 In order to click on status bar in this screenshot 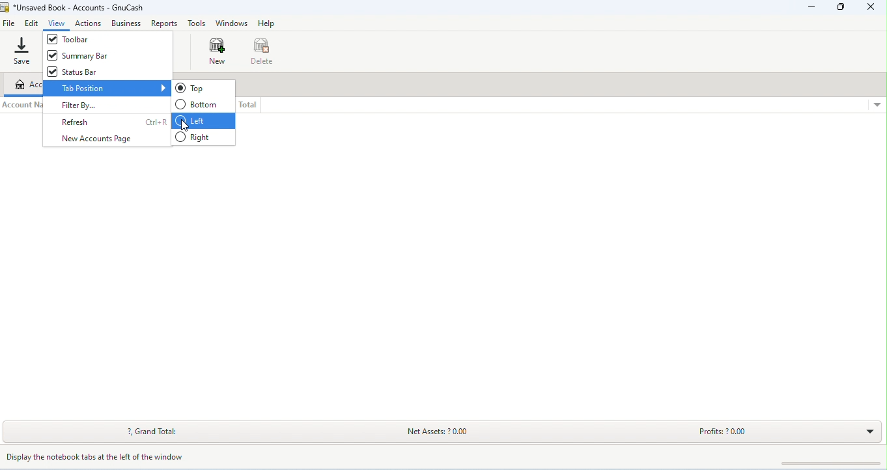, I will do `click(94, 71)`.